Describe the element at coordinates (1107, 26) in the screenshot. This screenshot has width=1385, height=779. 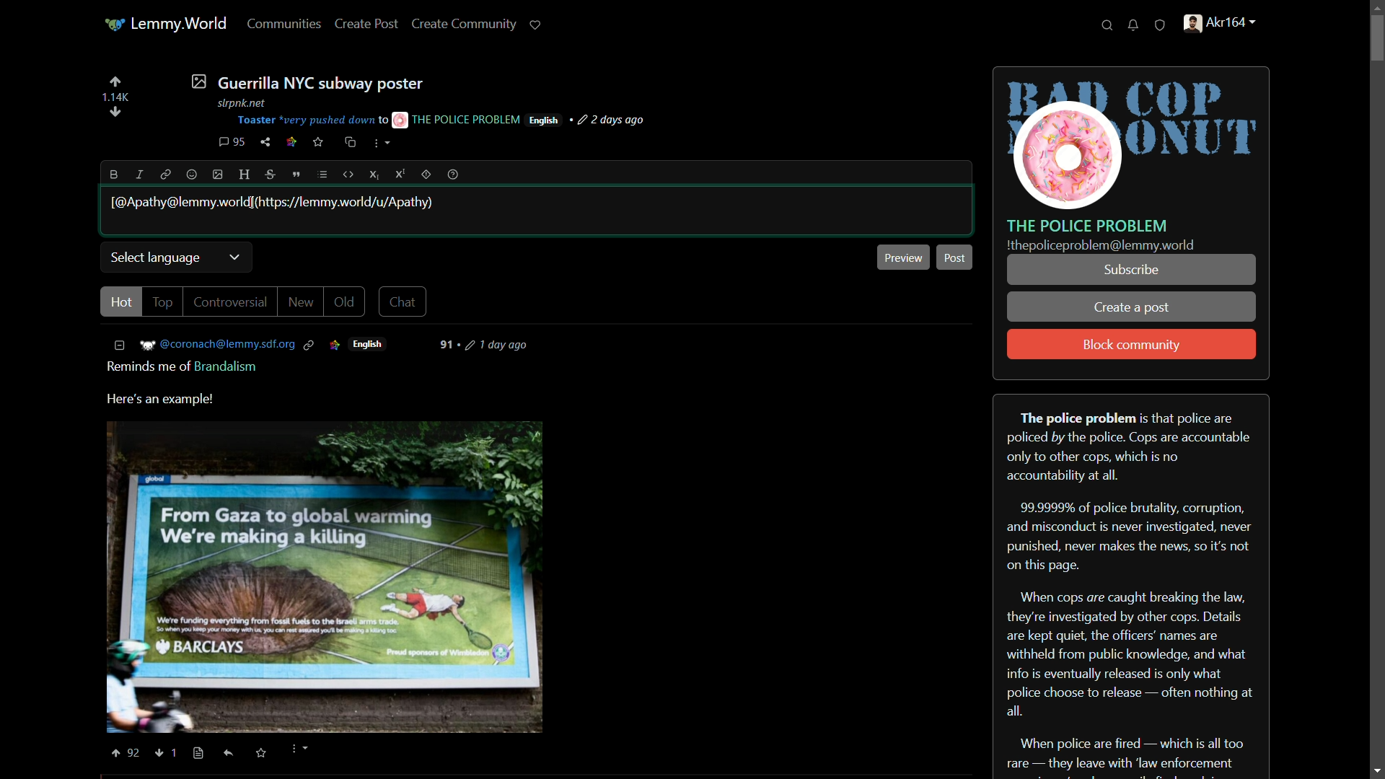
I see `search` at that location.